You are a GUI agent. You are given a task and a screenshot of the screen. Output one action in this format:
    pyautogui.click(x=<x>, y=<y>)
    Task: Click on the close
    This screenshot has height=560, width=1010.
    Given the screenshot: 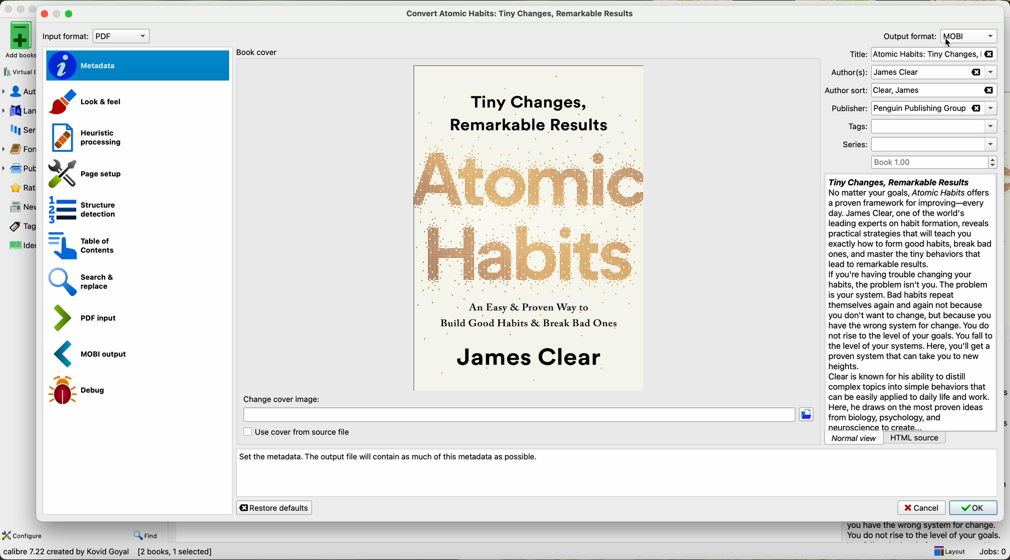 What is the action you would take?
    pyautogui.click(x=44, y=14)
    